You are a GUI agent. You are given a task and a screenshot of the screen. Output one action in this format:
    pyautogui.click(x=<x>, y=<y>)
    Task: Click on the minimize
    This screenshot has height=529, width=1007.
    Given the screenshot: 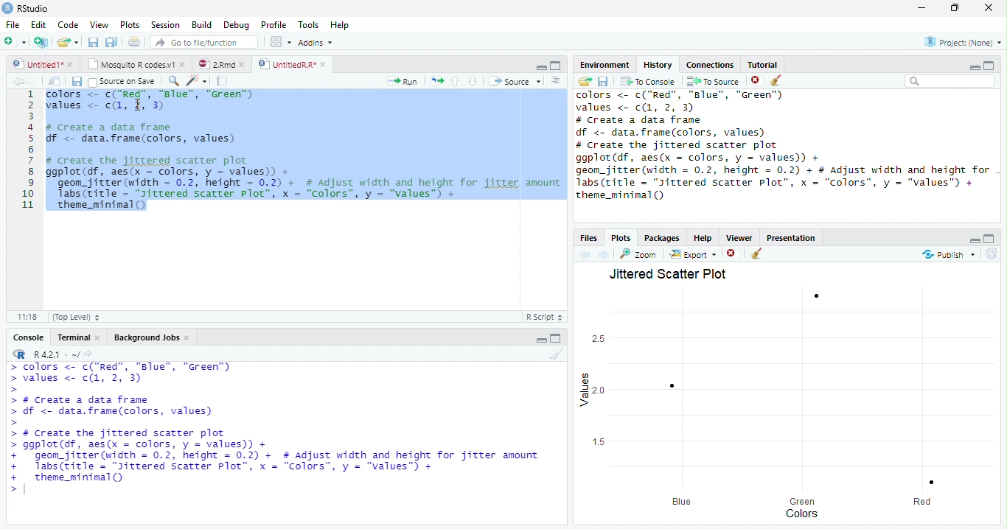 What is the action you would take?
    pyautogui.click(x=922, y=7)
    